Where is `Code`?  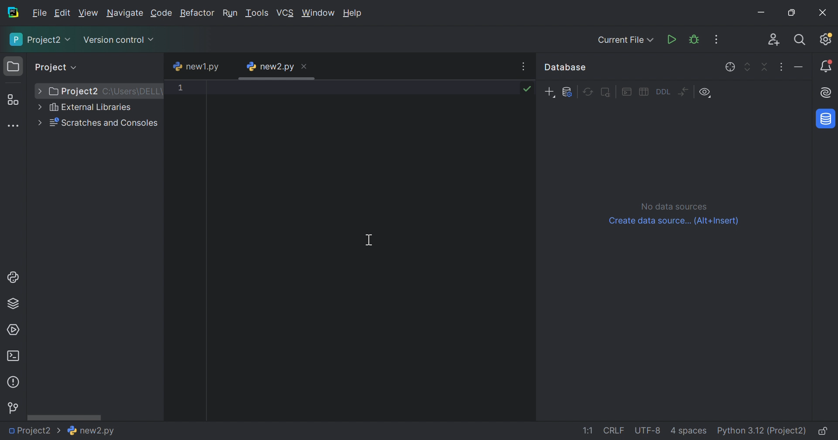
Code is located at coordinates (162, 13).